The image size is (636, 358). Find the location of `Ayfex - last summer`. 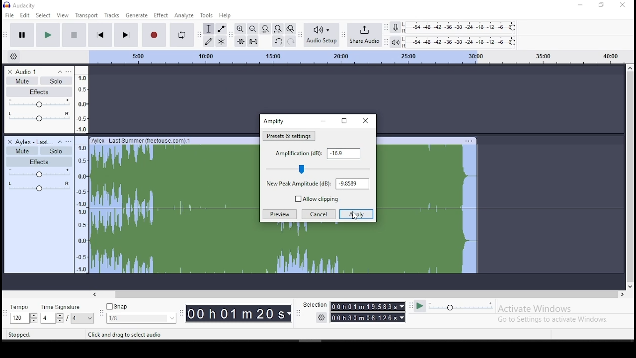

Ayfex - last summer is located at coordinates (141, 142).